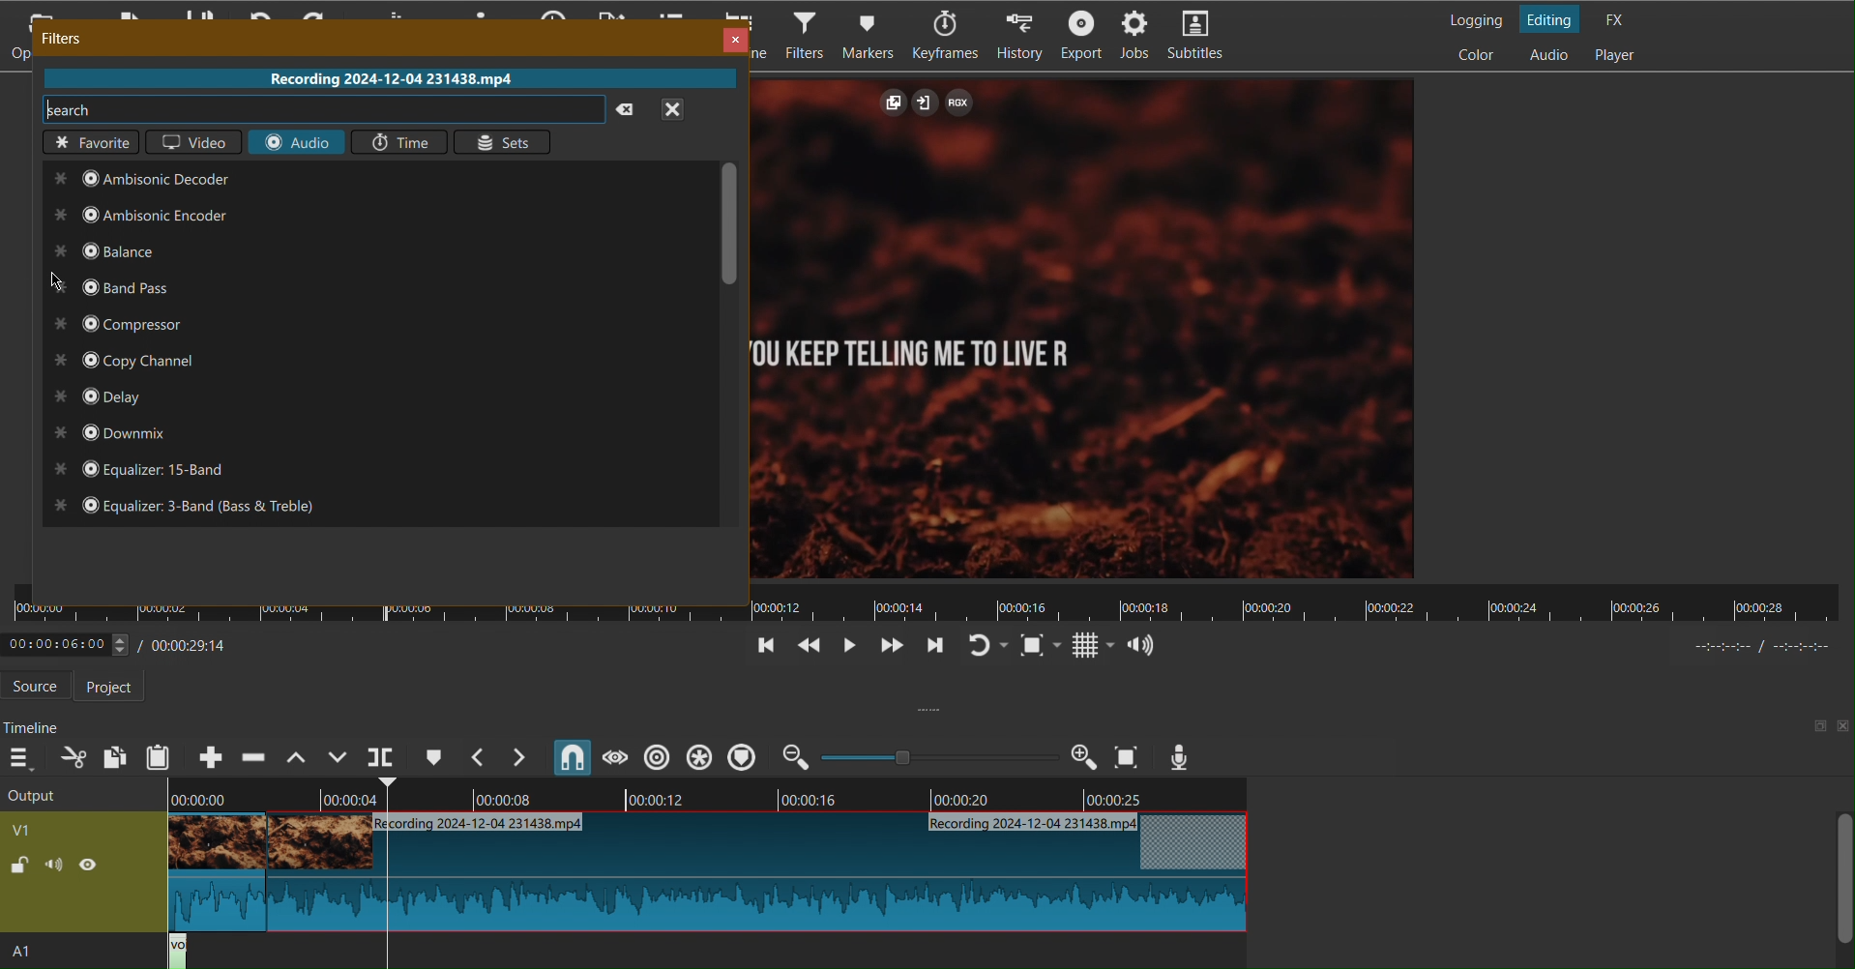  I want to click on Move Forwards, so click(890, 648).